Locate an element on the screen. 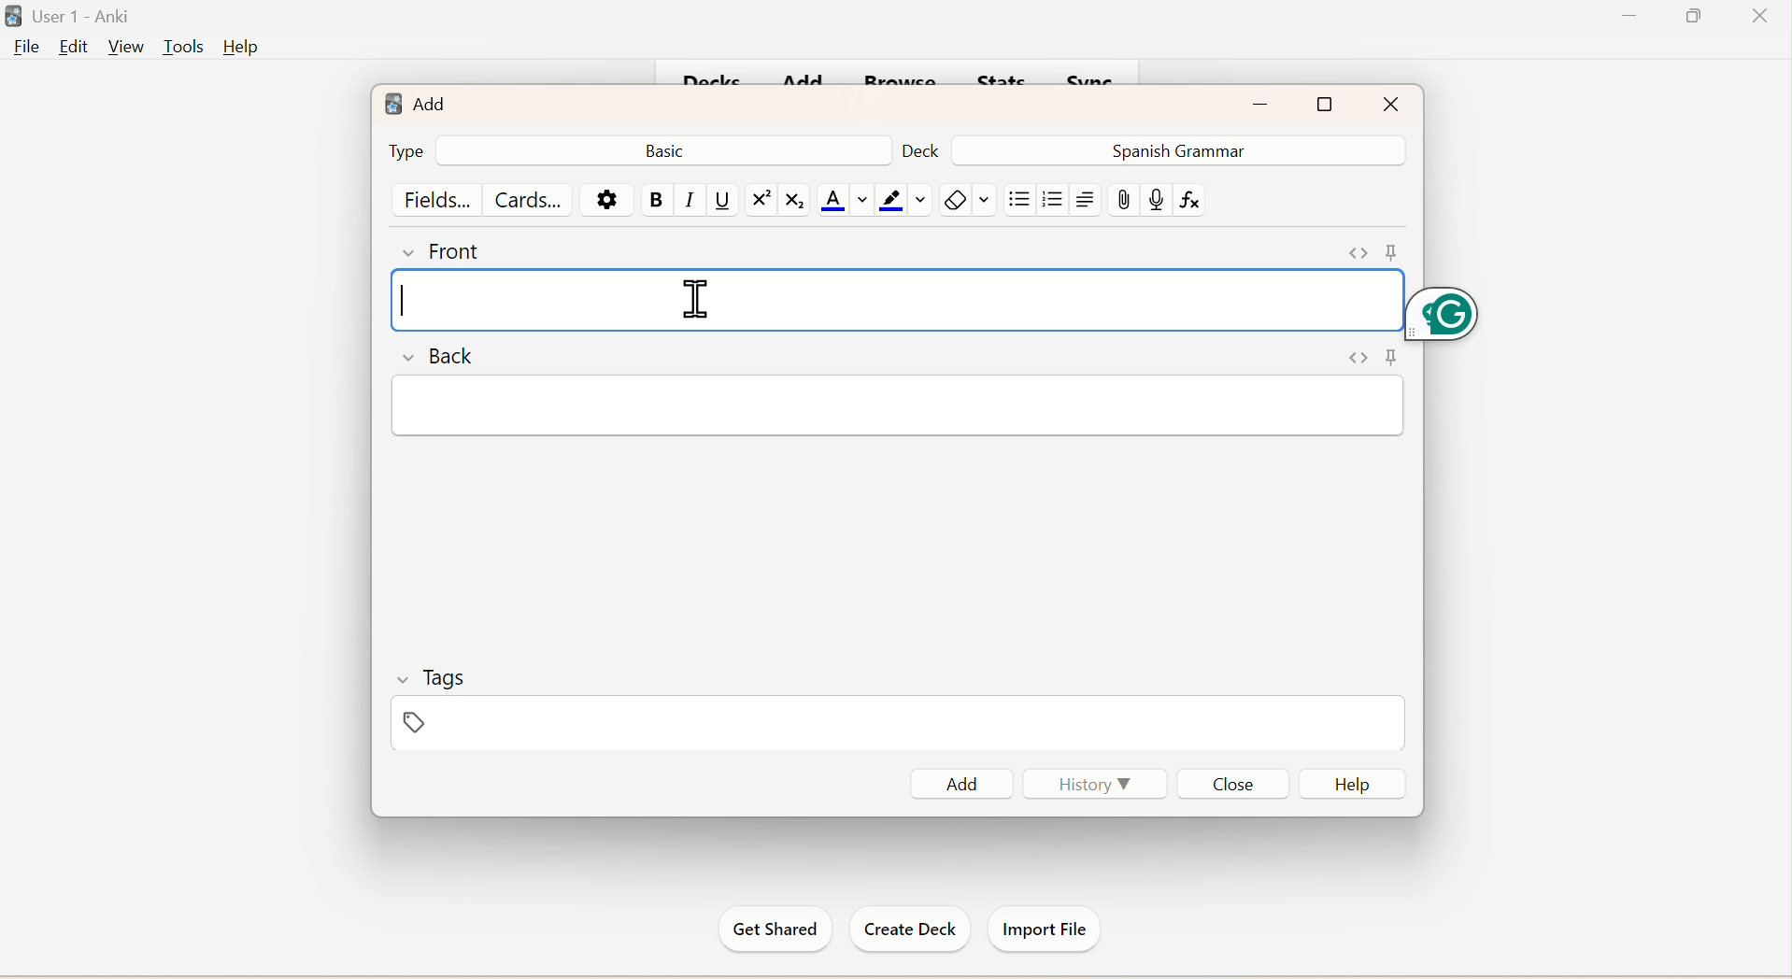  Attach is located at coordinates (1126, 201).